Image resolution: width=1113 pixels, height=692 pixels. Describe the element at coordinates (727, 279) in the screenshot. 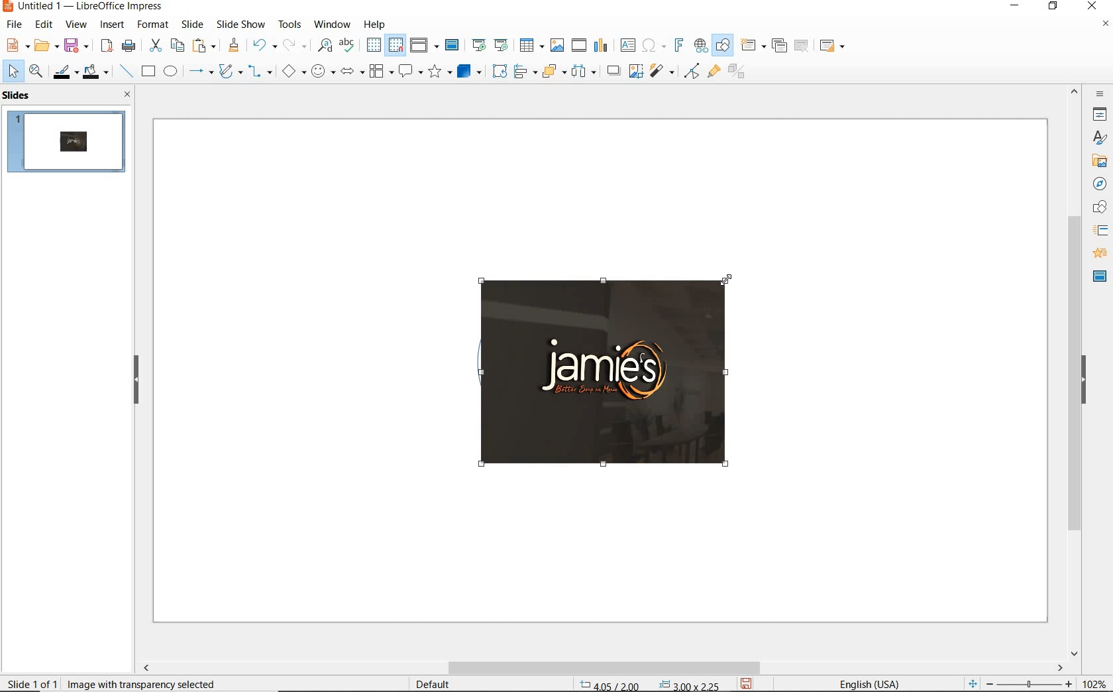

I see `Cursor` at that location.